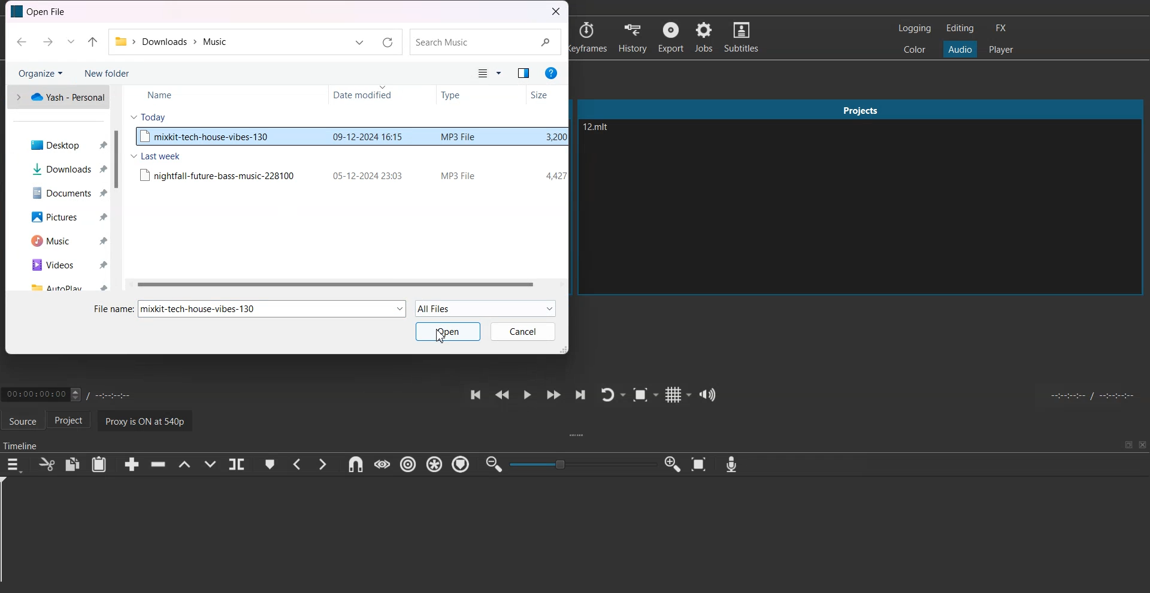 The image size is (1150, 593). I want to click on Minimize, so click(1128, 444).